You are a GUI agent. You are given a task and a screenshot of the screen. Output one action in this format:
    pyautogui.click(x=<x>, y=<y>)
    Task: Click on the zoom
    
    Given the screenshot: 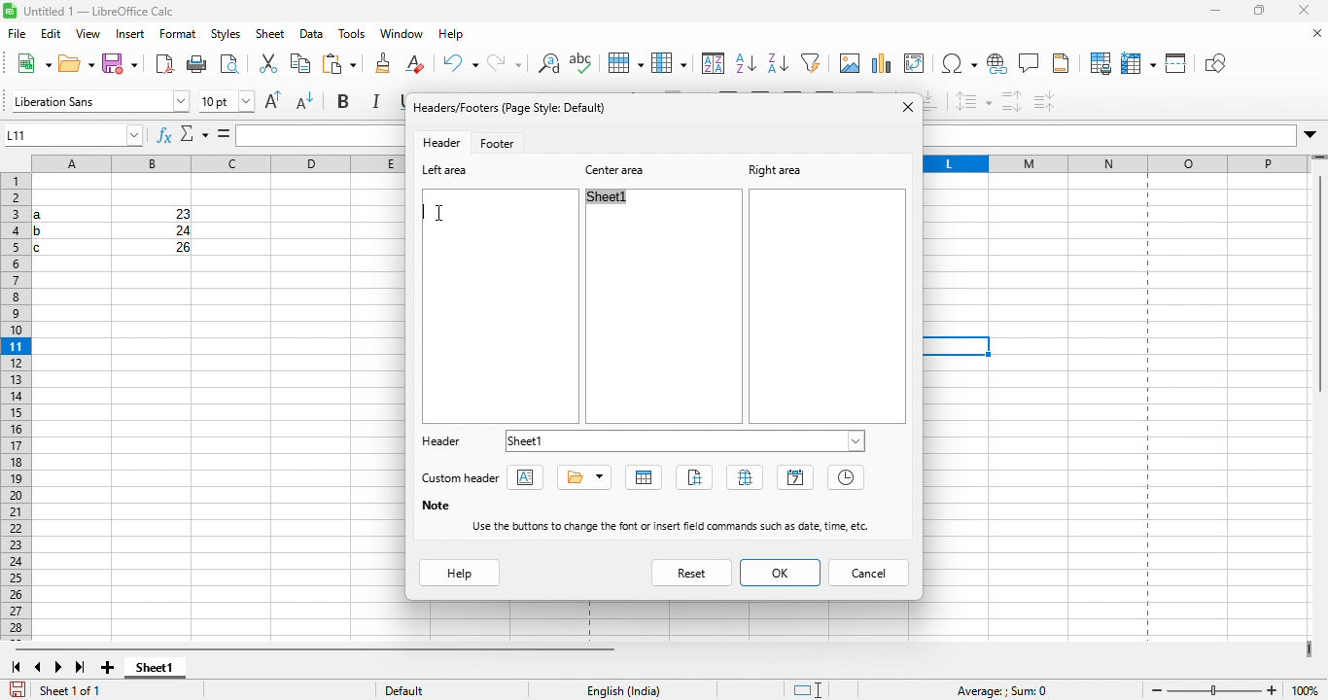 What is the action you would take?
    pyautogui.click(x=1217, y=687)
    